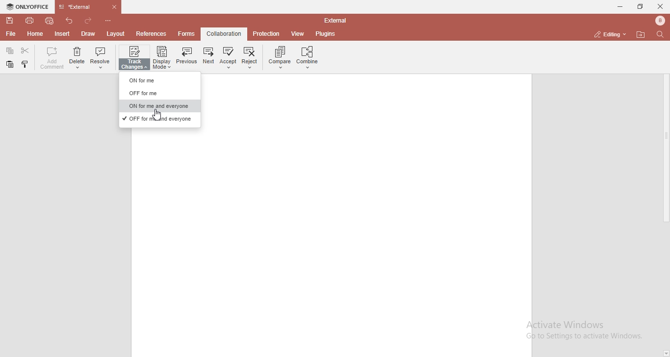 The width and height of the screenshot is (670, 357). Describe the element at coordinates (10, 21) in the screenshot. I see `save` at that location.